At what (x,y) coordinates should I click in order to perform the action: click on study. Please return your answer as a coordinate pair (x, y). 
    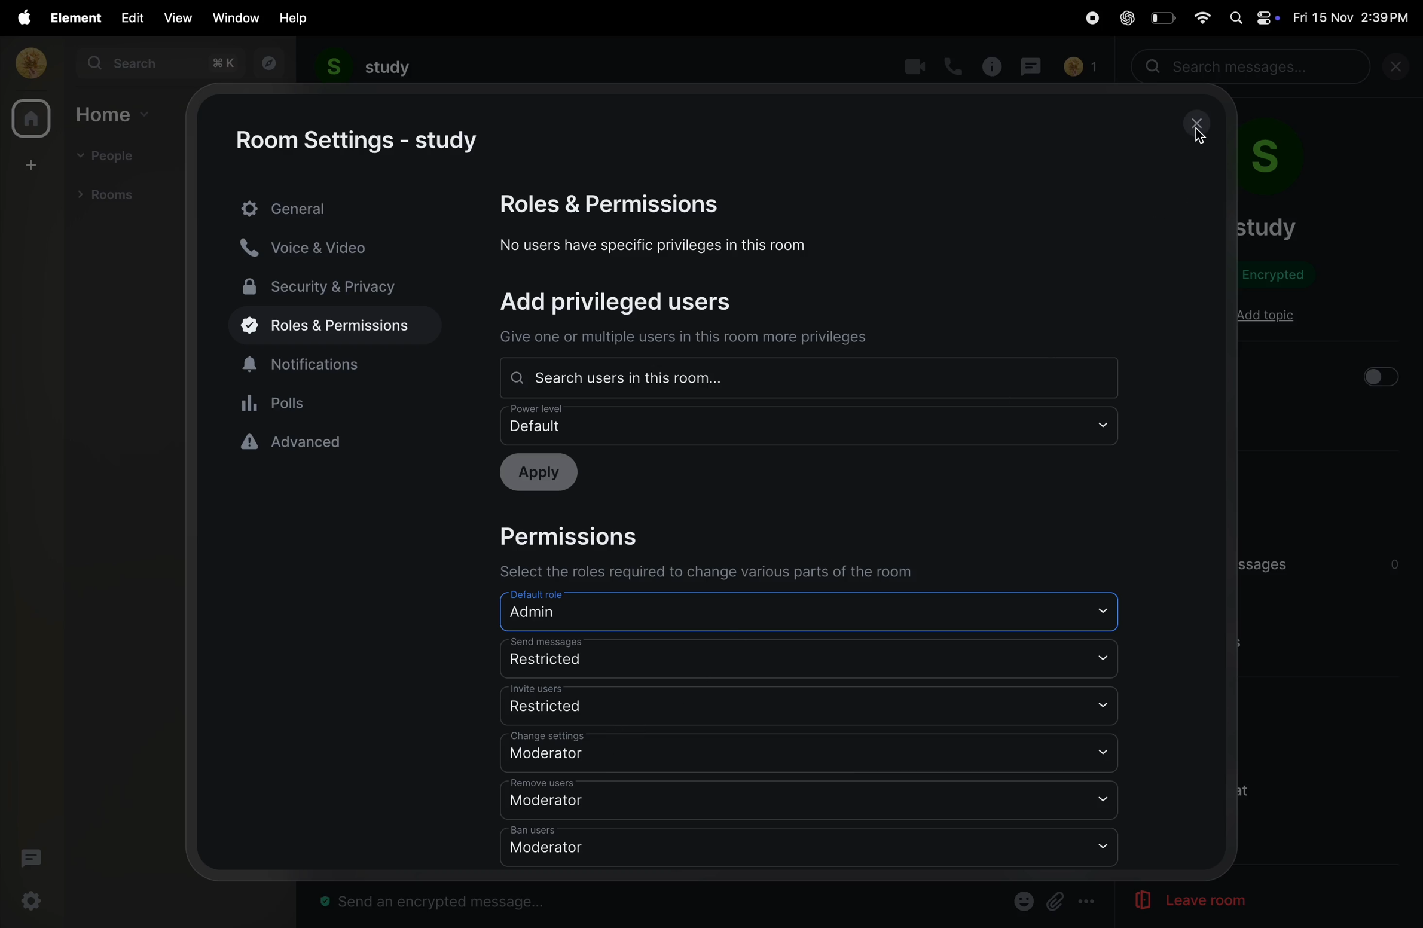
    Looking at the image, I should click on (365, 67).